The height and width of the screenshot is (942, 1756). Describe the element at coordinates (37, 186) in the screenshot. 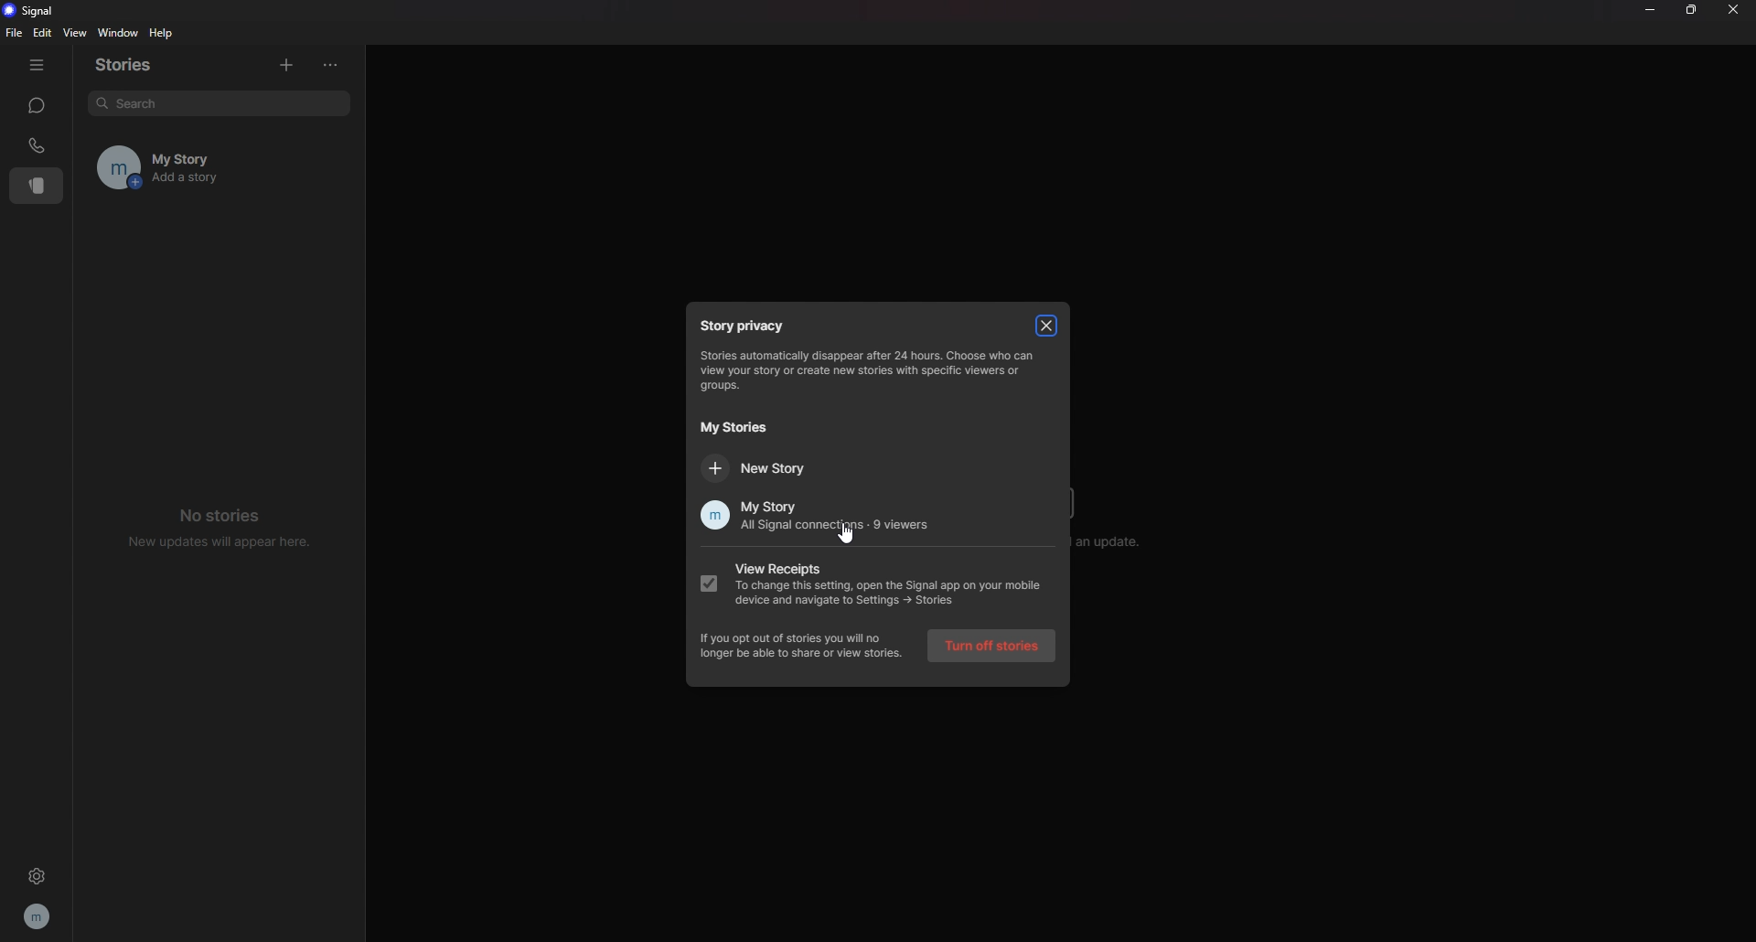

I see `stories` at that location.